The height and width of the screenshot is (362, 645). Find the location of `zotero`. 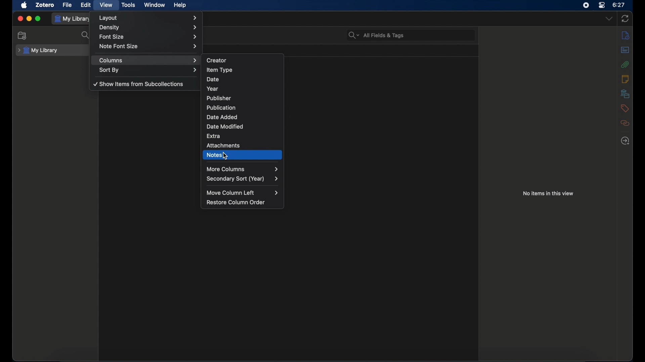

zotero is located at coordinates (45, 5).